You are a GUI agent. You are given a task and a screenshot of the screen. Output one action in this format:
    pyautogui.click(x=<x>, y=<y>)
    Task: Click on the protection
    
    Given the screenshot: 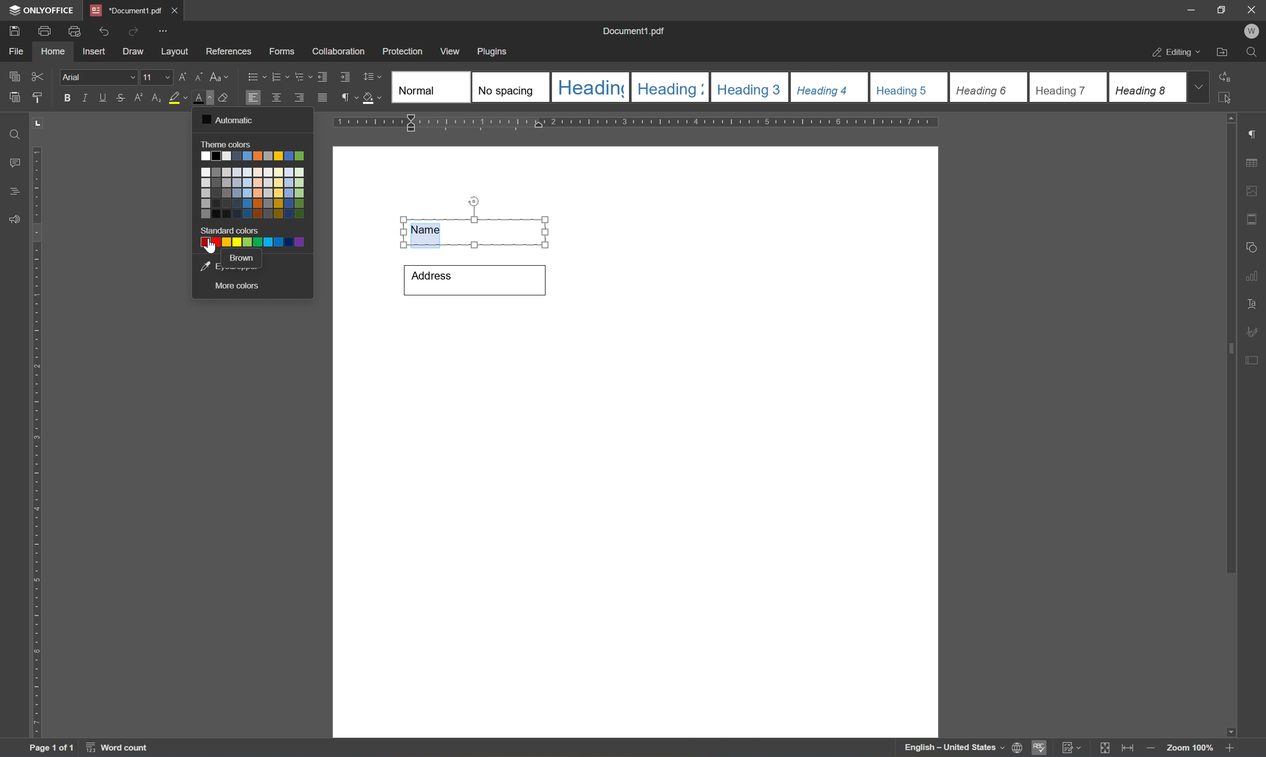 What is the action you would take?
    pyautogui.click(x=404, y=51)
    